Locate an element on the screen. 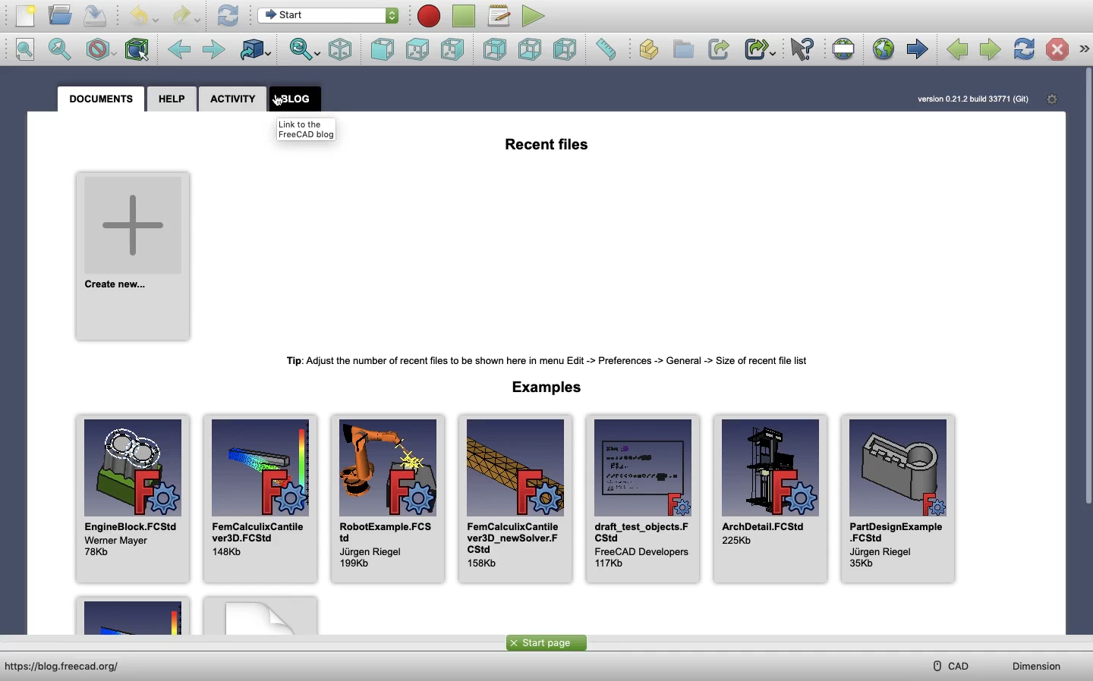  Blog is located at coordinates (295, 99).